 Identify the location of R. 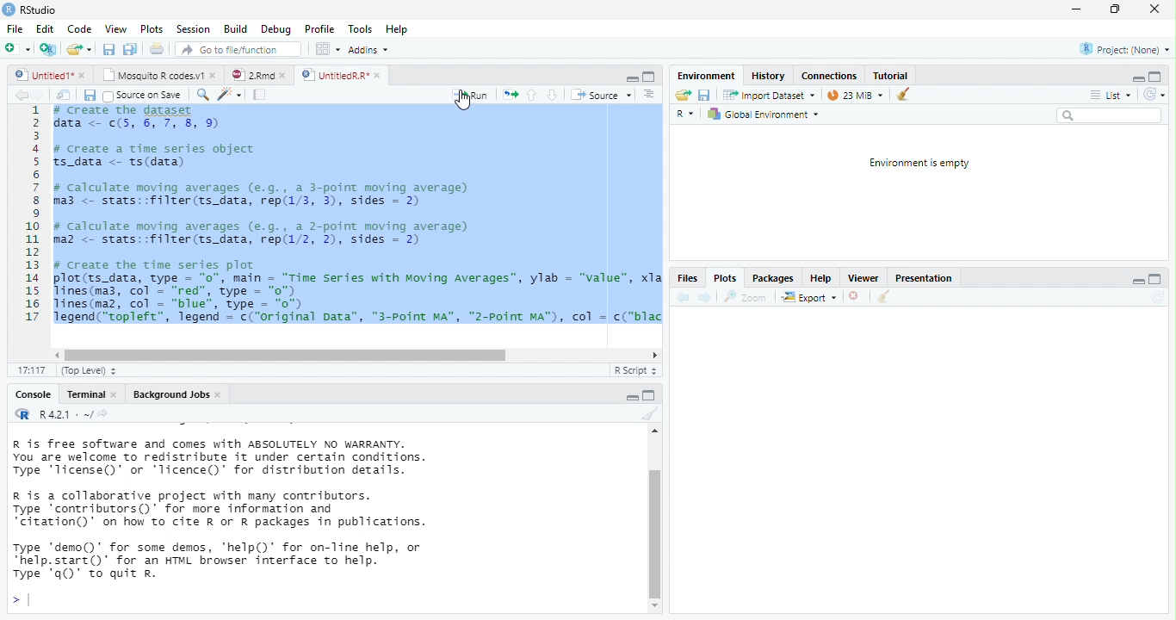
(21, 413).